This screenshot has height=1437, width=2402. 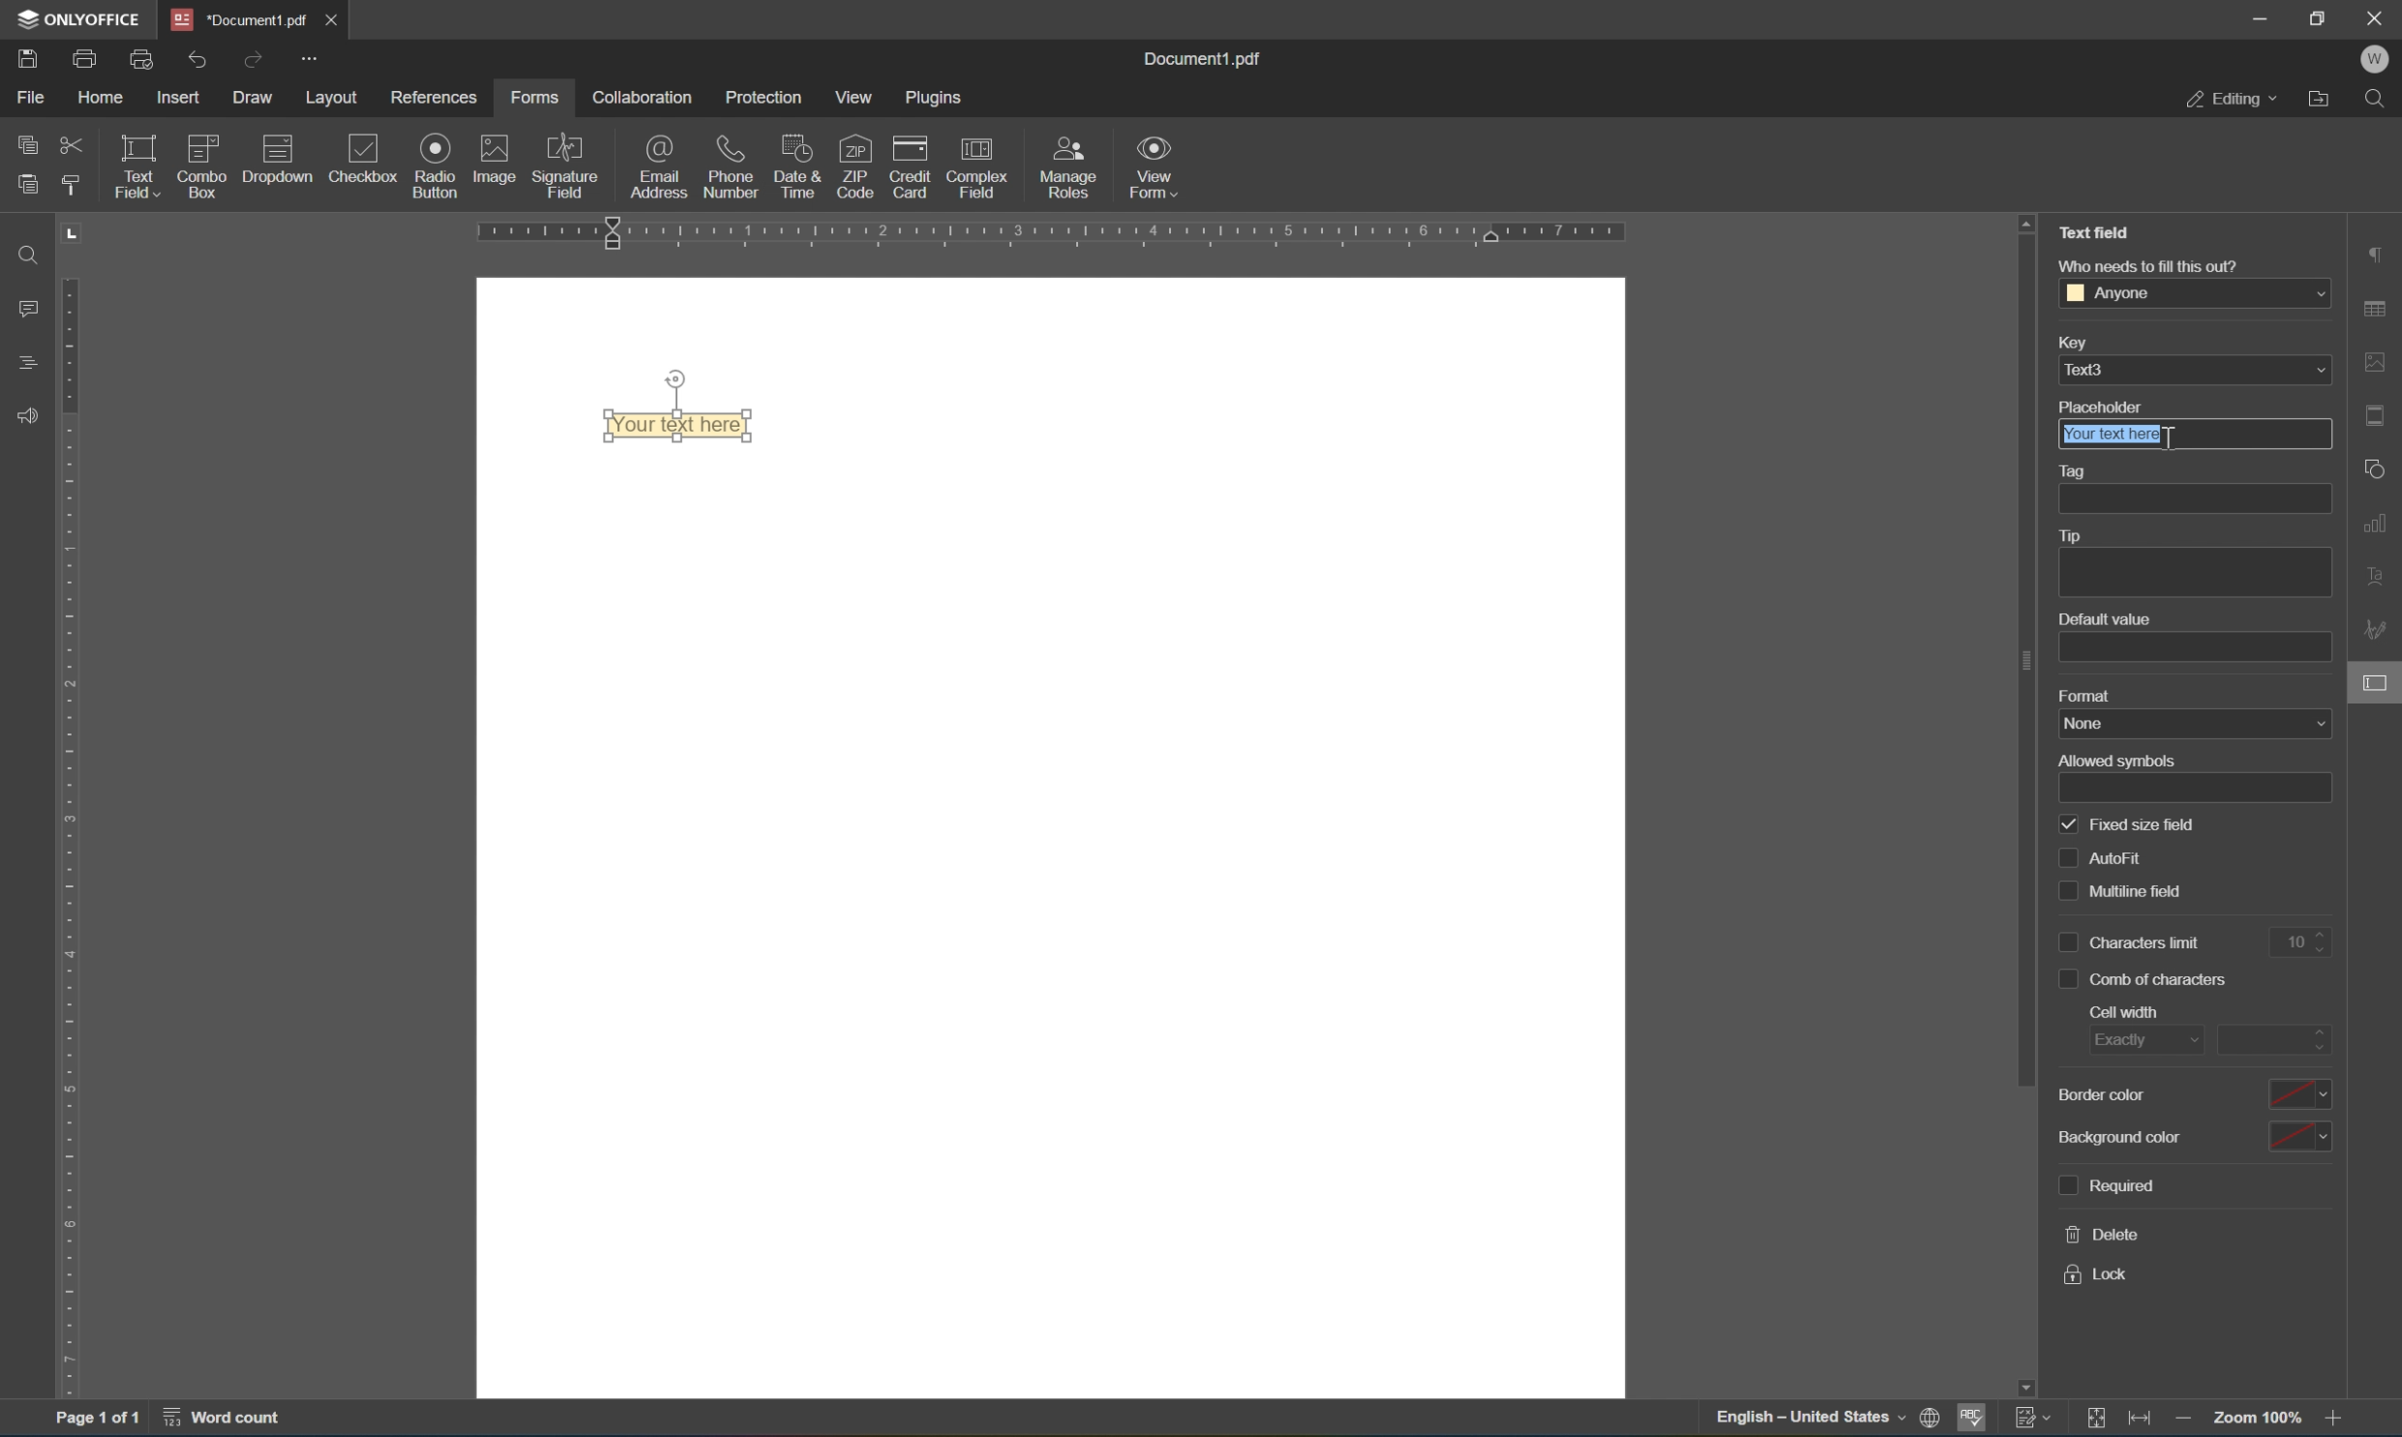 What do you see at coordinates (71, 184) in the screenshot?
I see `copy style` at bounding box center [71, 184].